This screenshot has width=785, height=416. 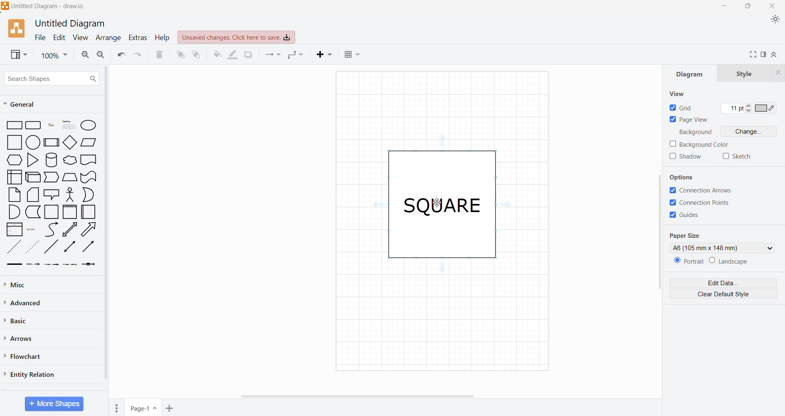 I want to click on Pages, so click(x=117, y=408).